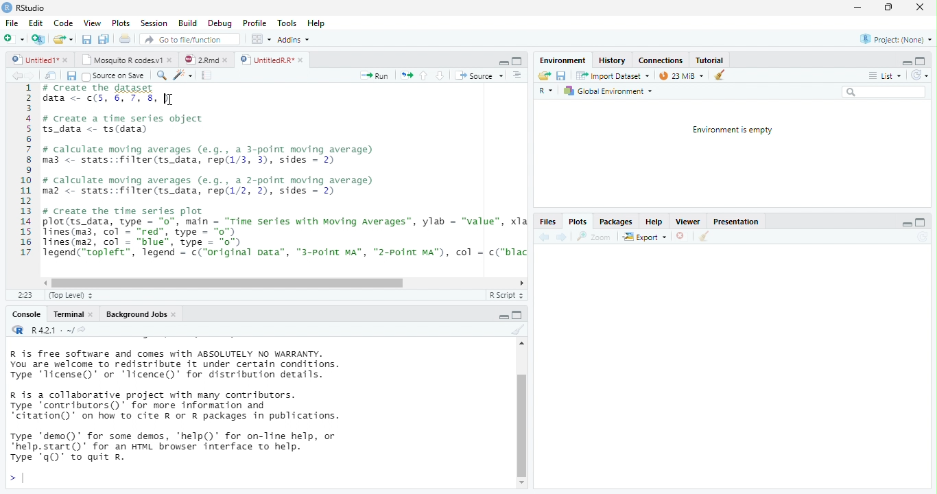  I want to click on search, so click(160, 75).